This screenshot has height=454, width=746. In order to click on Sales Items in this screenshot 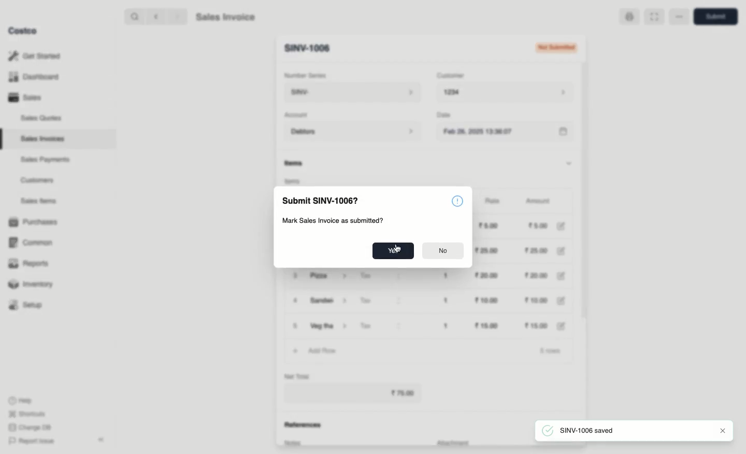, I will do `click(41, 201)`.